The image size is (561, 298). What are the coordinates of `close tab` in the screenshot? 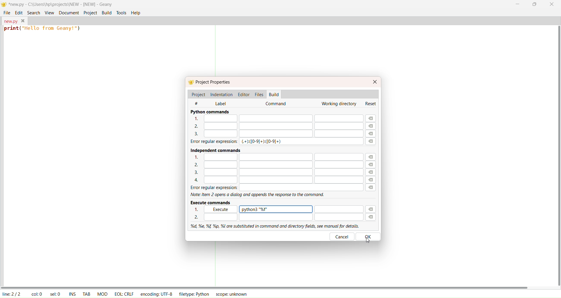 It's located at (23, 21).